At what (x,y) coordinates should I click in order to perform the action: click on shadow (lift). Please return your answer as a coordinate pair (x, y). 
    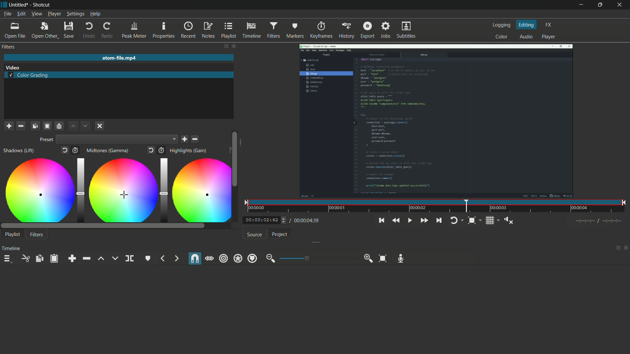
    Looking at the image, I should click on (19, 151).